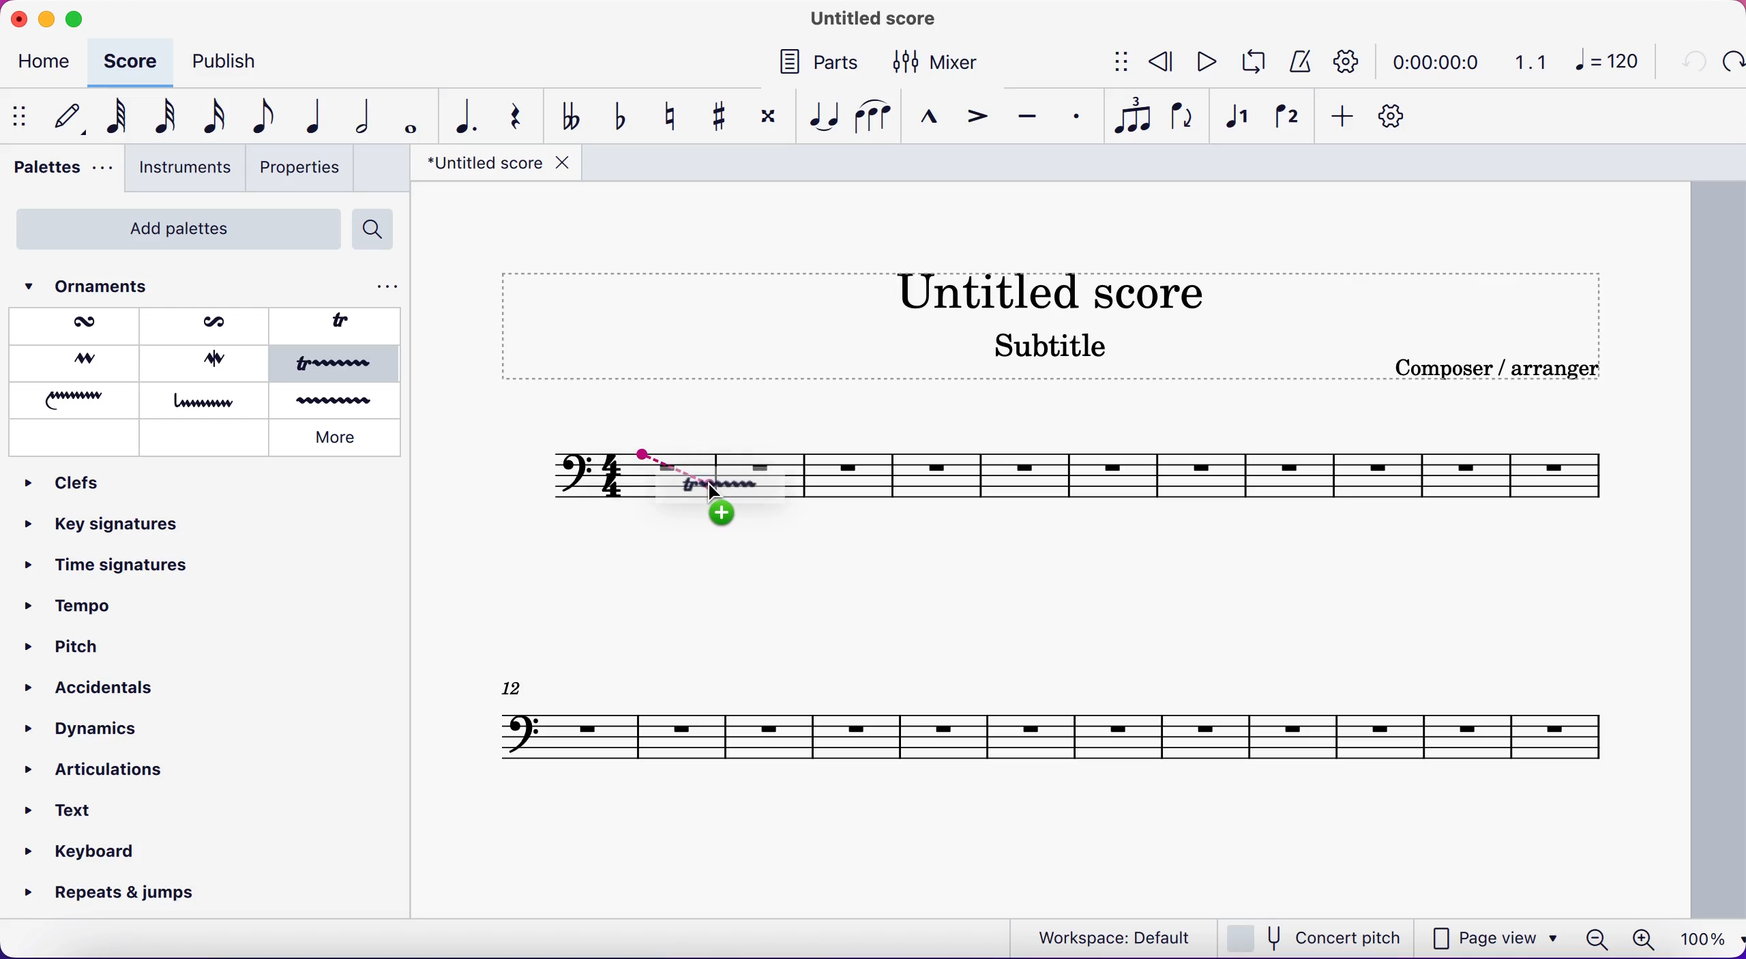 The image size is (1746, 959). What do you see at coordinates (102, 771) in the screenshot?
I see `articulations` at bounding box center [102, 771].